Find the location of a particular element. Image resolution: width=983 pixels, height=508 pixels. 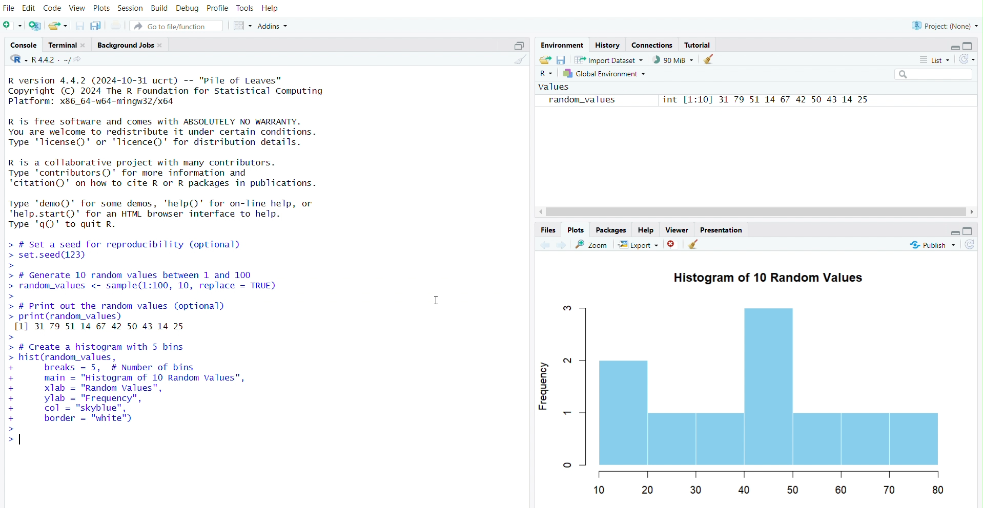

files is located at coordinates (548, 230).